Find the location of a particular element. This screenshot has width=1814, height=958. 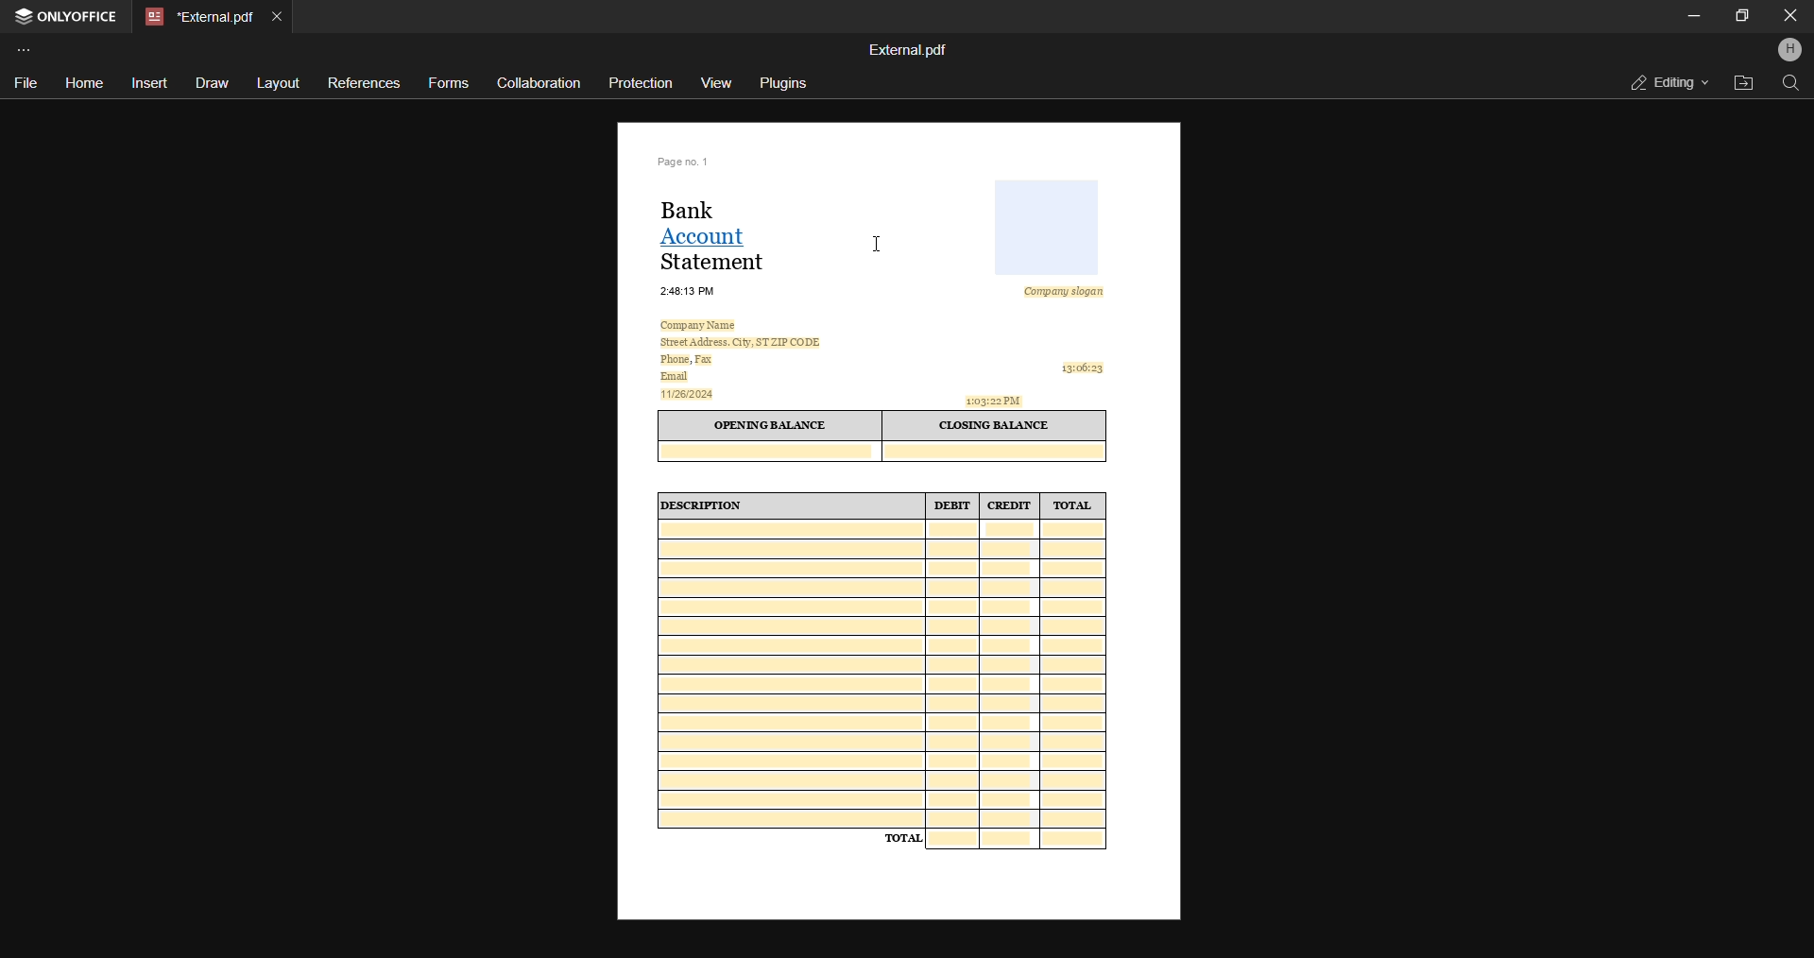

home is located at coordinates (82, 84).